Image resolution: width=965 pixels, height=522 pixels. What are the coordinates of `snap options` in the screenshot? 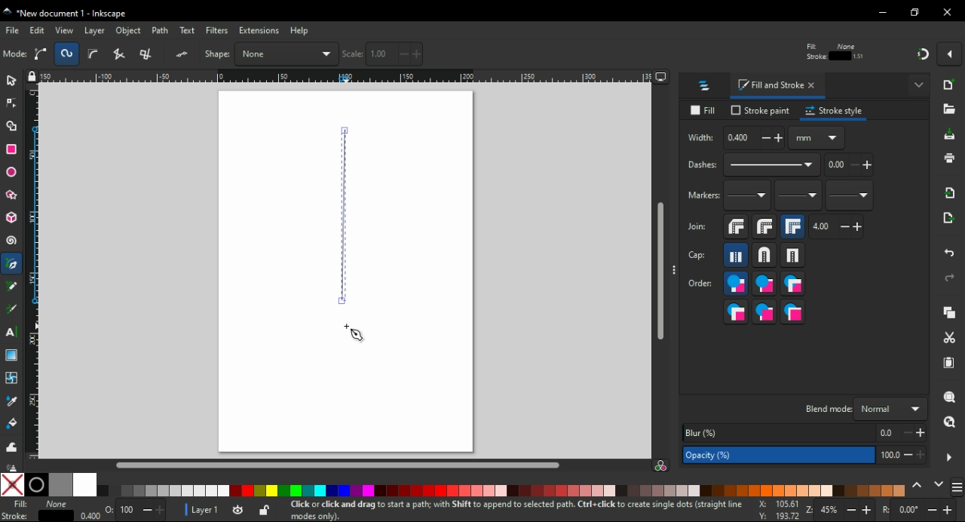 It's located at (951, 53).